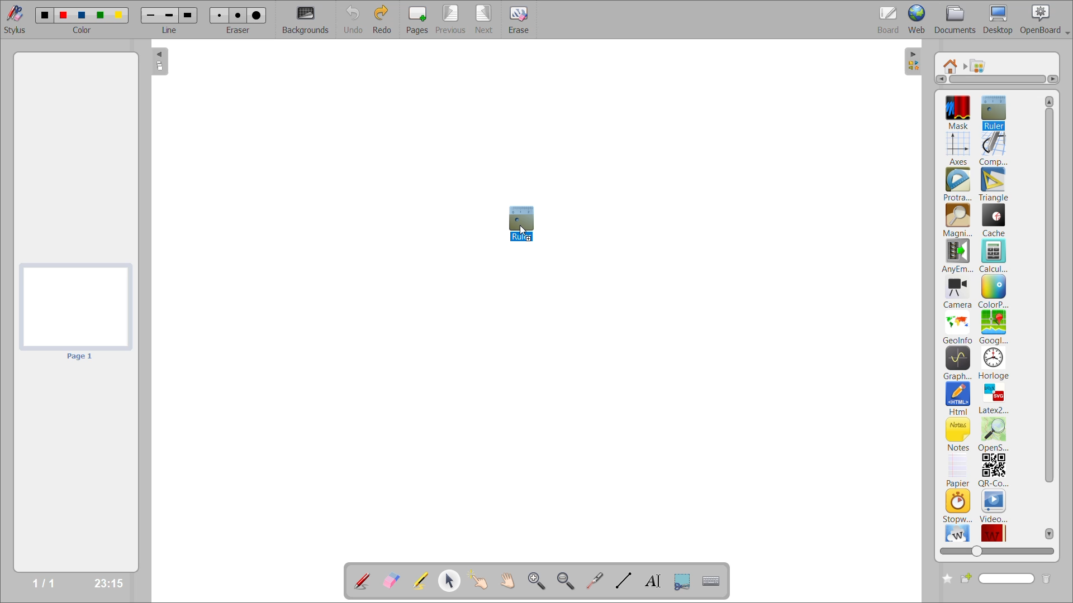  I want to click on web, so click(918, 18).